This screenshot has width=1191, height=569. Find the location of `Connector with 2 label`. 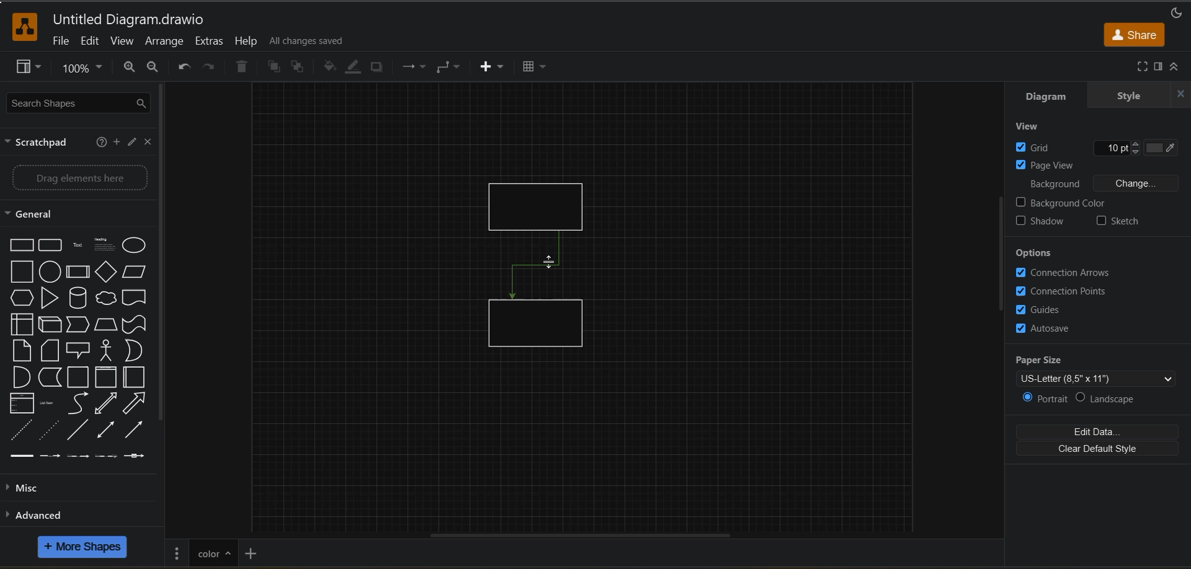

Connector with 2 label is located at coordinates (78, 457).